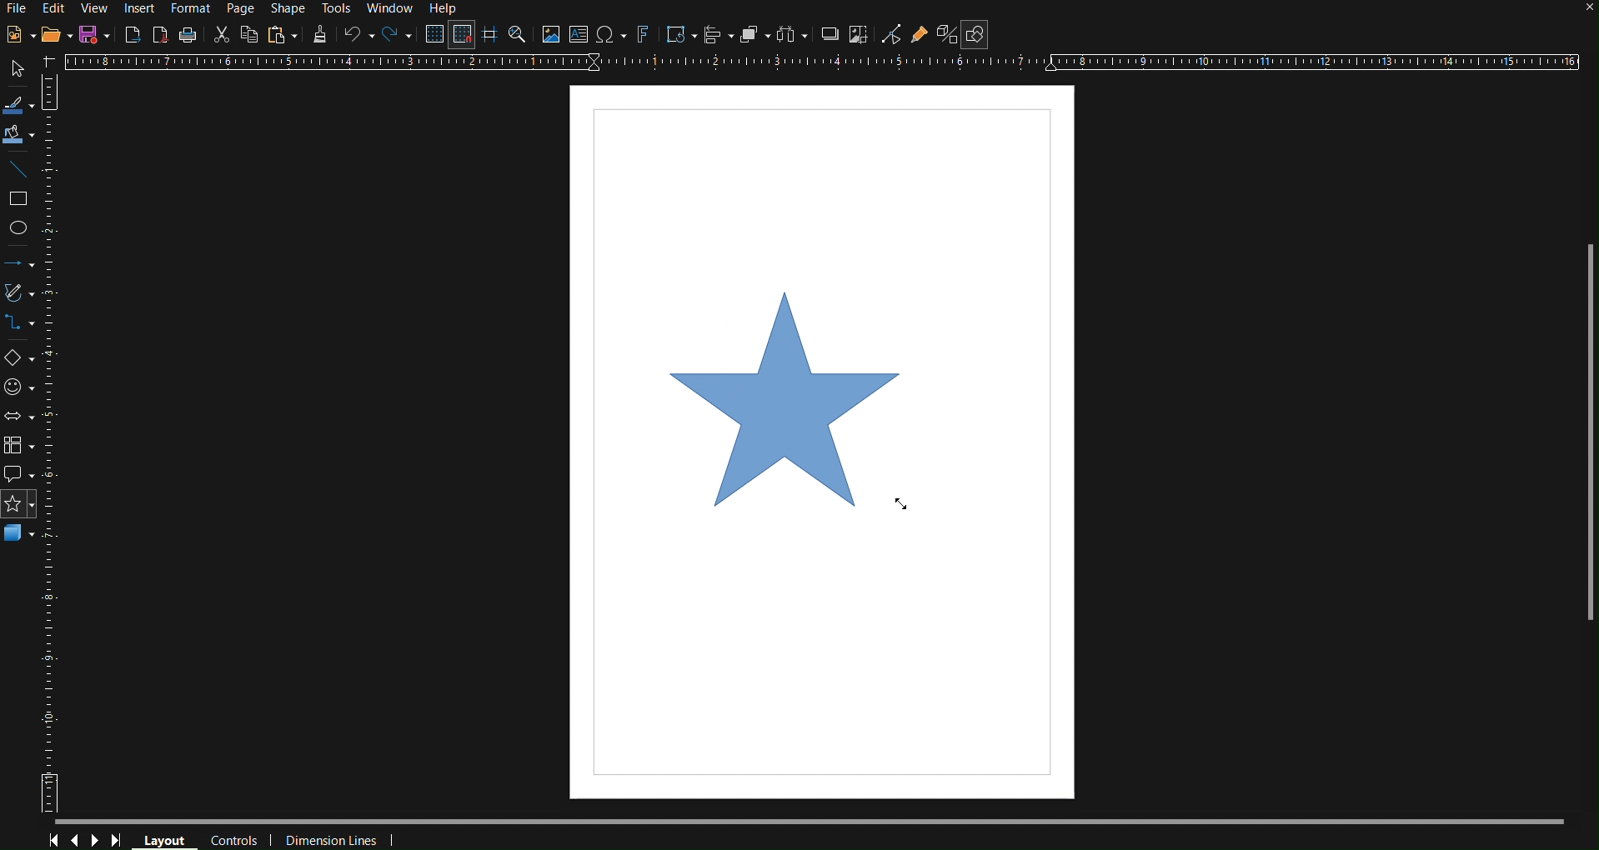 Image resolution: width=1599 pixels, height=850 pixels. I want to click on Shape, so click(283, 7).